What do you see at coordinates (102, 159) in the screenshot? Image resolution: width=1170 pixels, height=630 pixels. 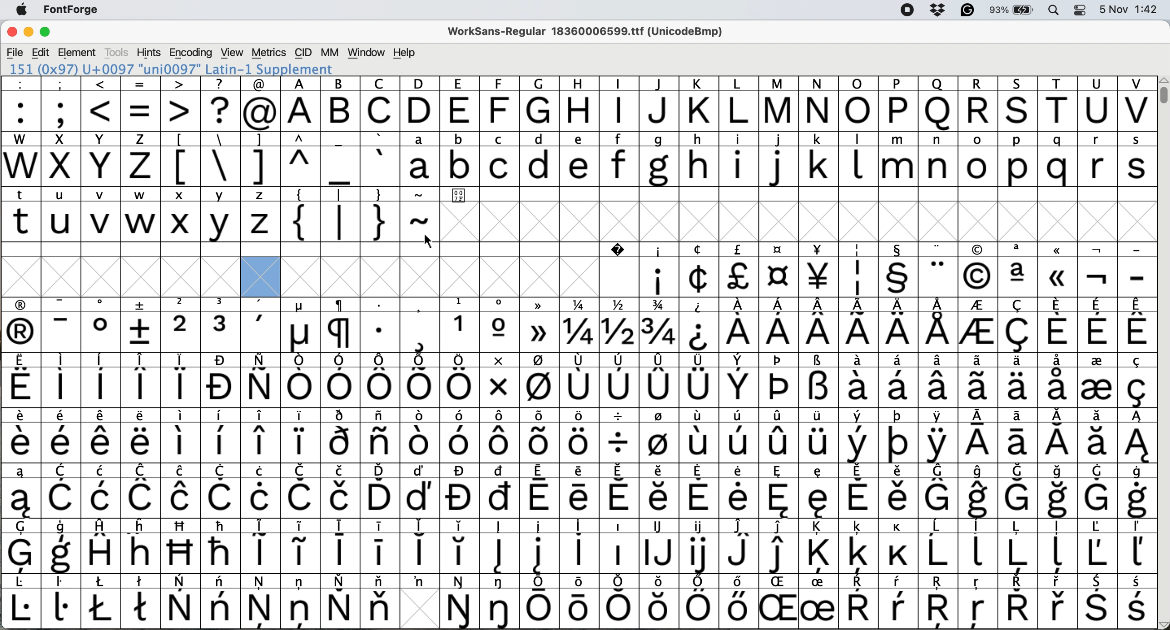 I see `Y` at bounding box center [102, 159].